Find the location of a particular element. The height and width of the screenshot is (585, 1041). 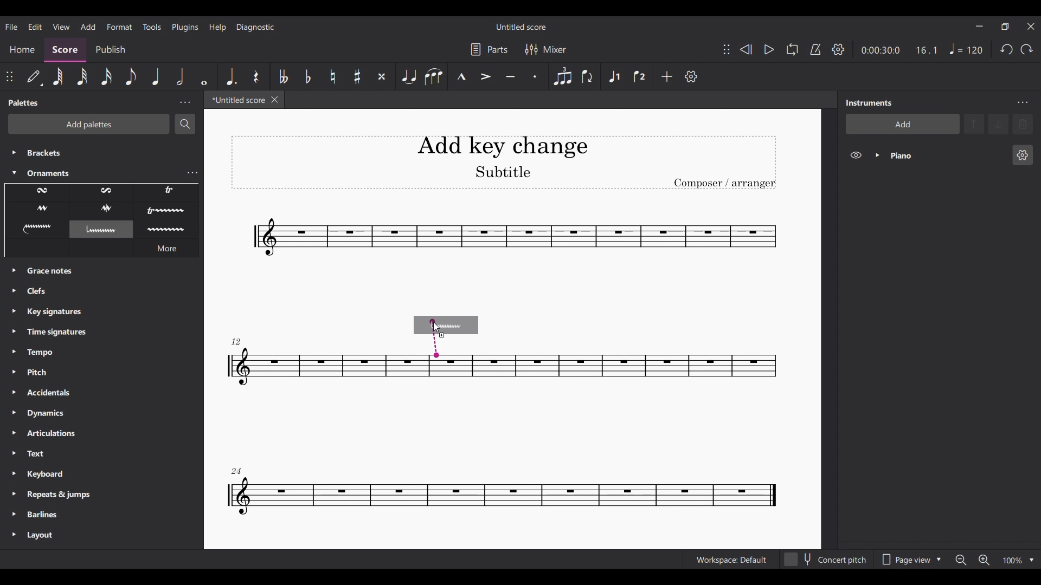

Toggle natural is located at coordinates (331, 77).